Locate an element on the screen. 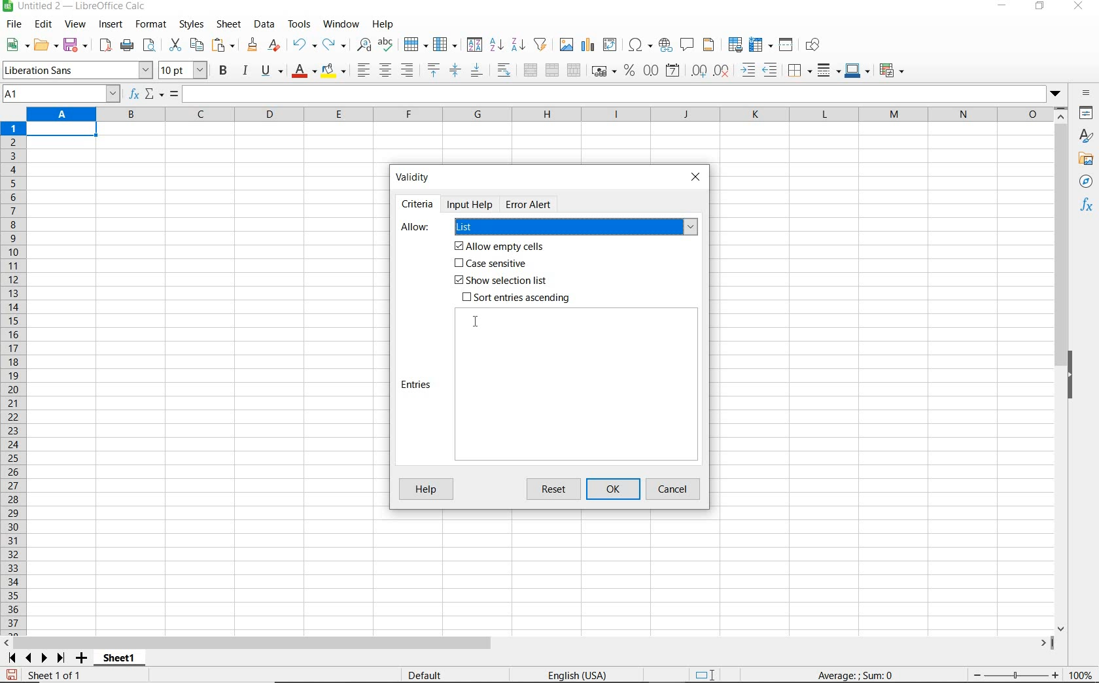 This screenshot has width=1099, height=683. spelling is located at coordinates (387, 45).